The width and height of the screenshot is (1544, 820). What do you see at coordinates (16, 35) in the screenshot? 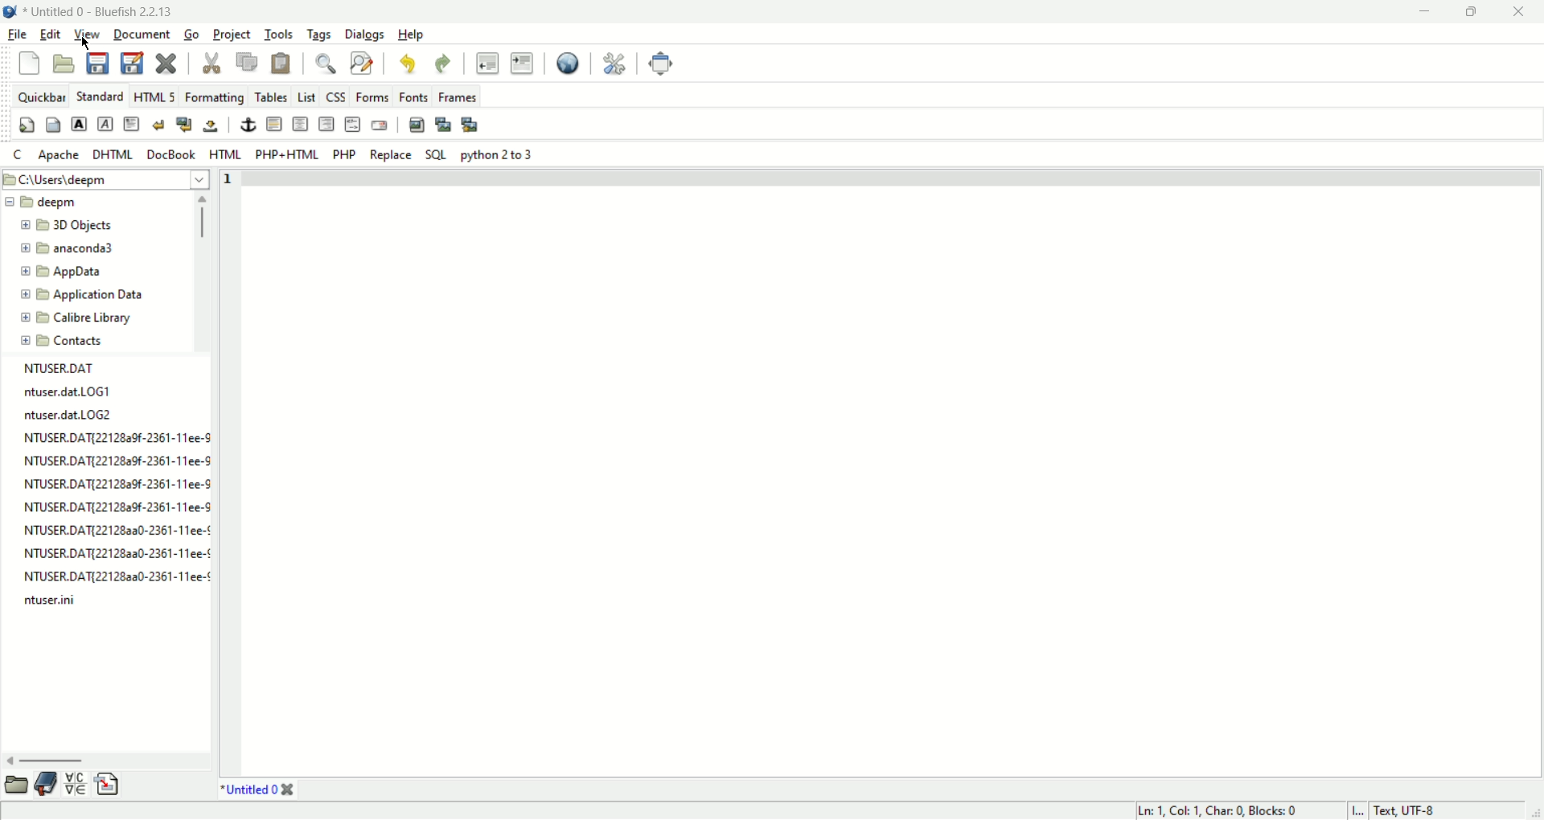
I see `file` at bounding box center [16, 35].